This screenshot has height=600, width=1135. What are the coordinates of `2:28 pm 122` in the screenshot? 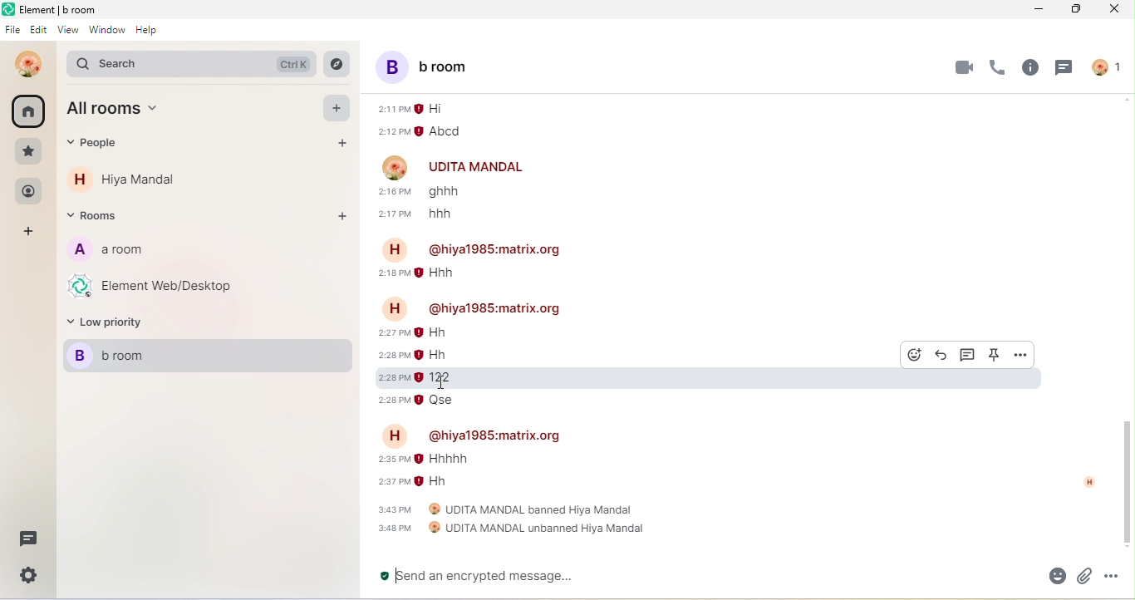 It's located at (400, 377).